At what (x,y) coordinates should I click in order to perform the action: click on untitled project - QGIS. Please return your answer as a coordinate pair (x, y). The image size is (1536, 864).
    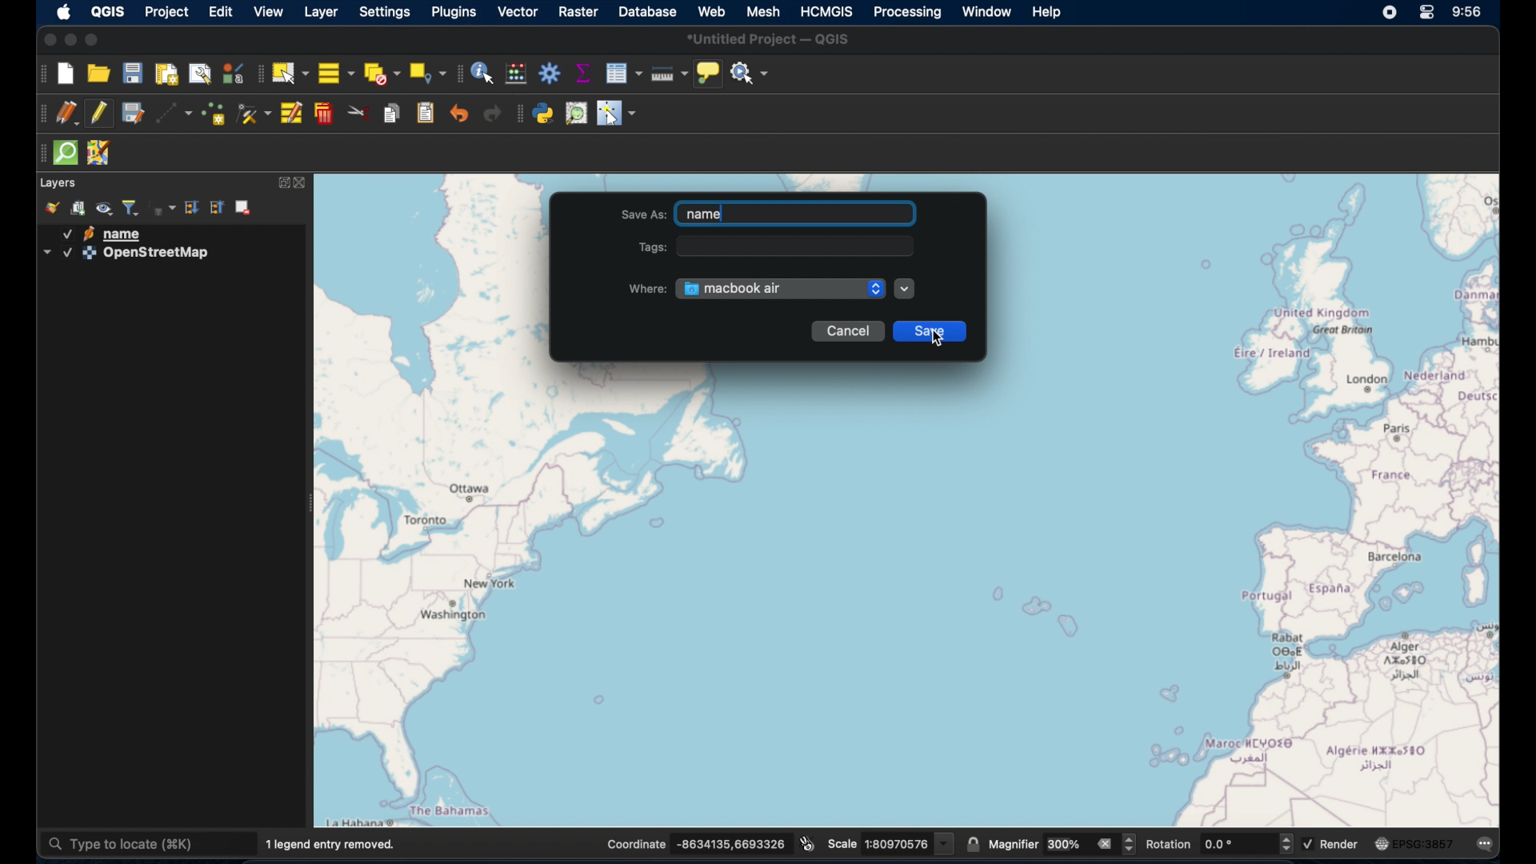
    Looking at the image, I should click on (770, 39).